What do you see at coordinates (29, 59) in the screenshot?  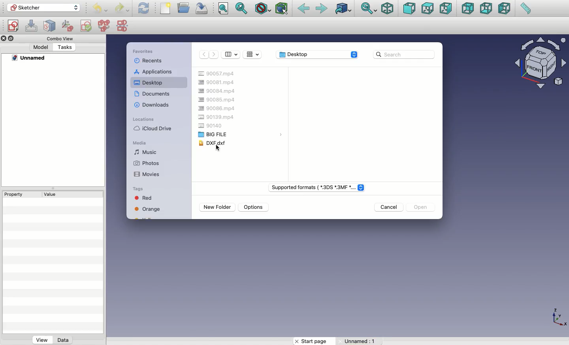 I see `Unnamed` at bounding box center [29, 59].